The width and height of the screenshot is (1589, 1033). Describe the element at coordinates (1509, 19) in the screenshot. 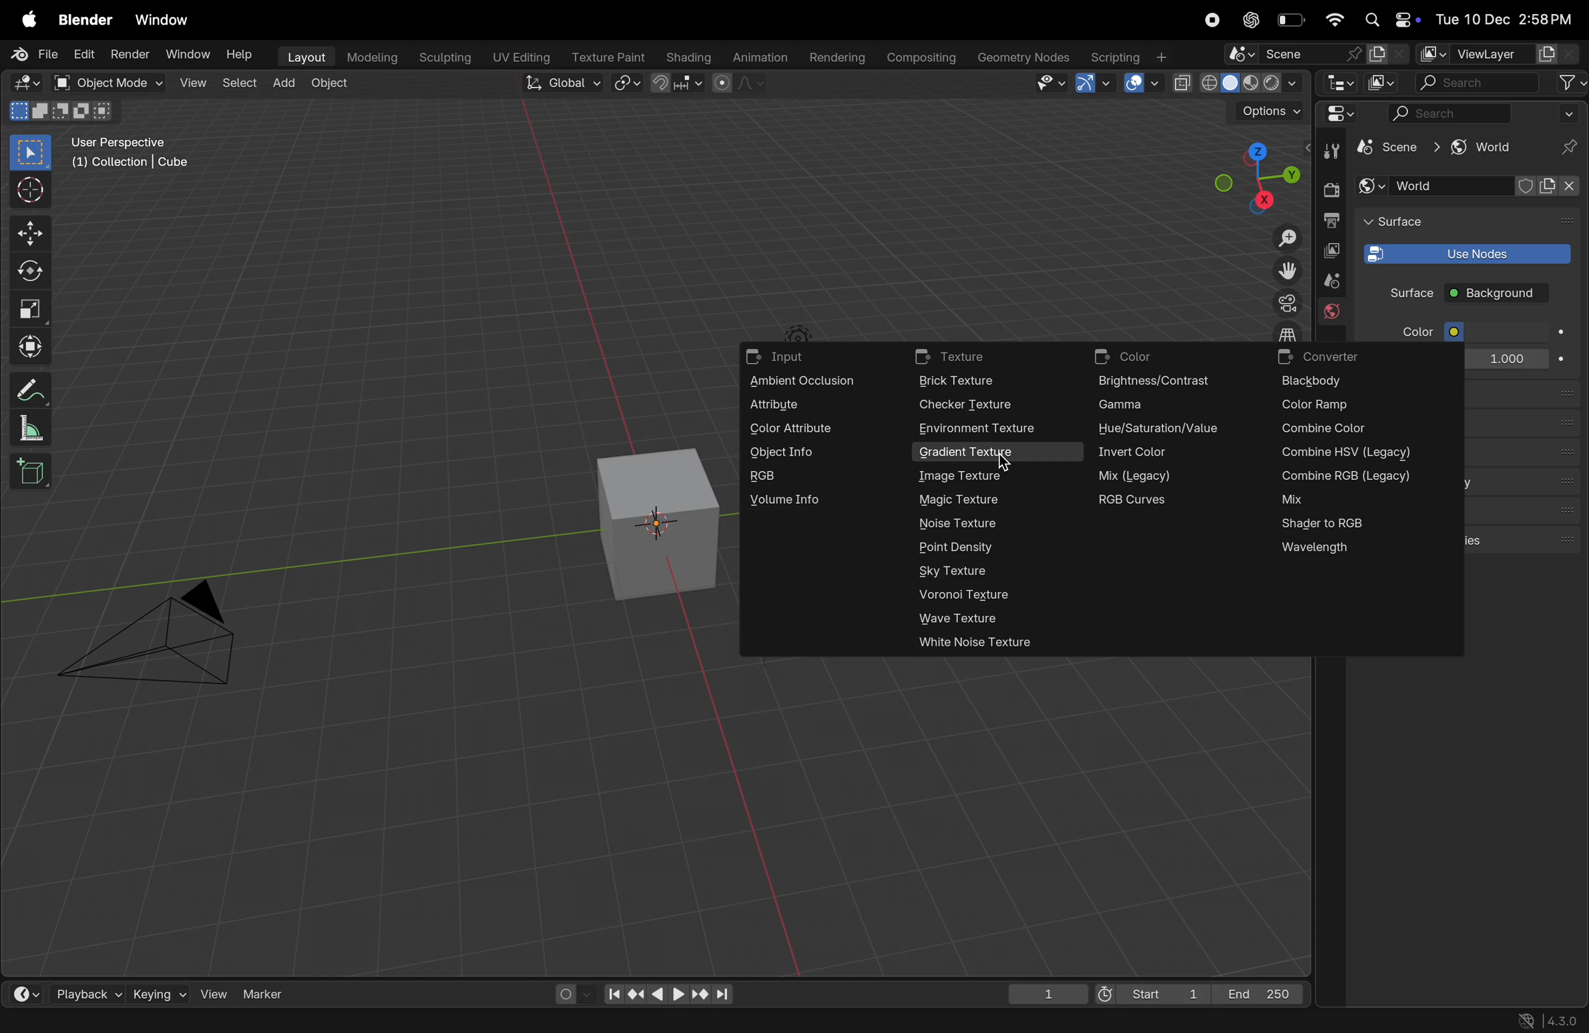

I see `date and time` at that location.